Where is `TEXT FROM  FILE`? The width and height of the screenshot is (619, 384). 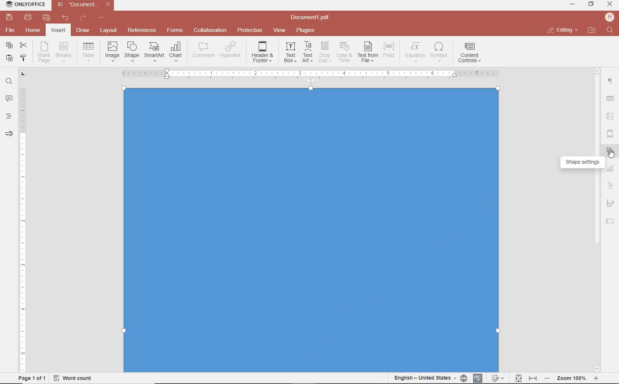
TEXT FROM  FILE is located at coordinates (368, 52).